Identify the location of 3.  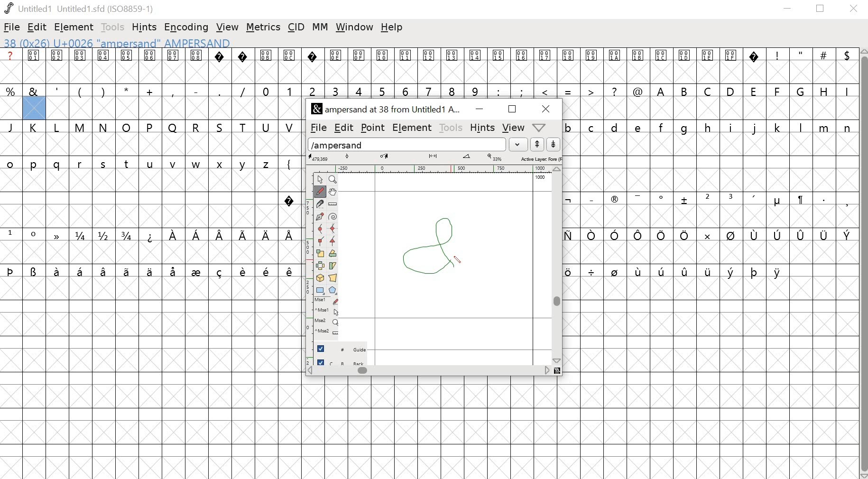
(336, 90).